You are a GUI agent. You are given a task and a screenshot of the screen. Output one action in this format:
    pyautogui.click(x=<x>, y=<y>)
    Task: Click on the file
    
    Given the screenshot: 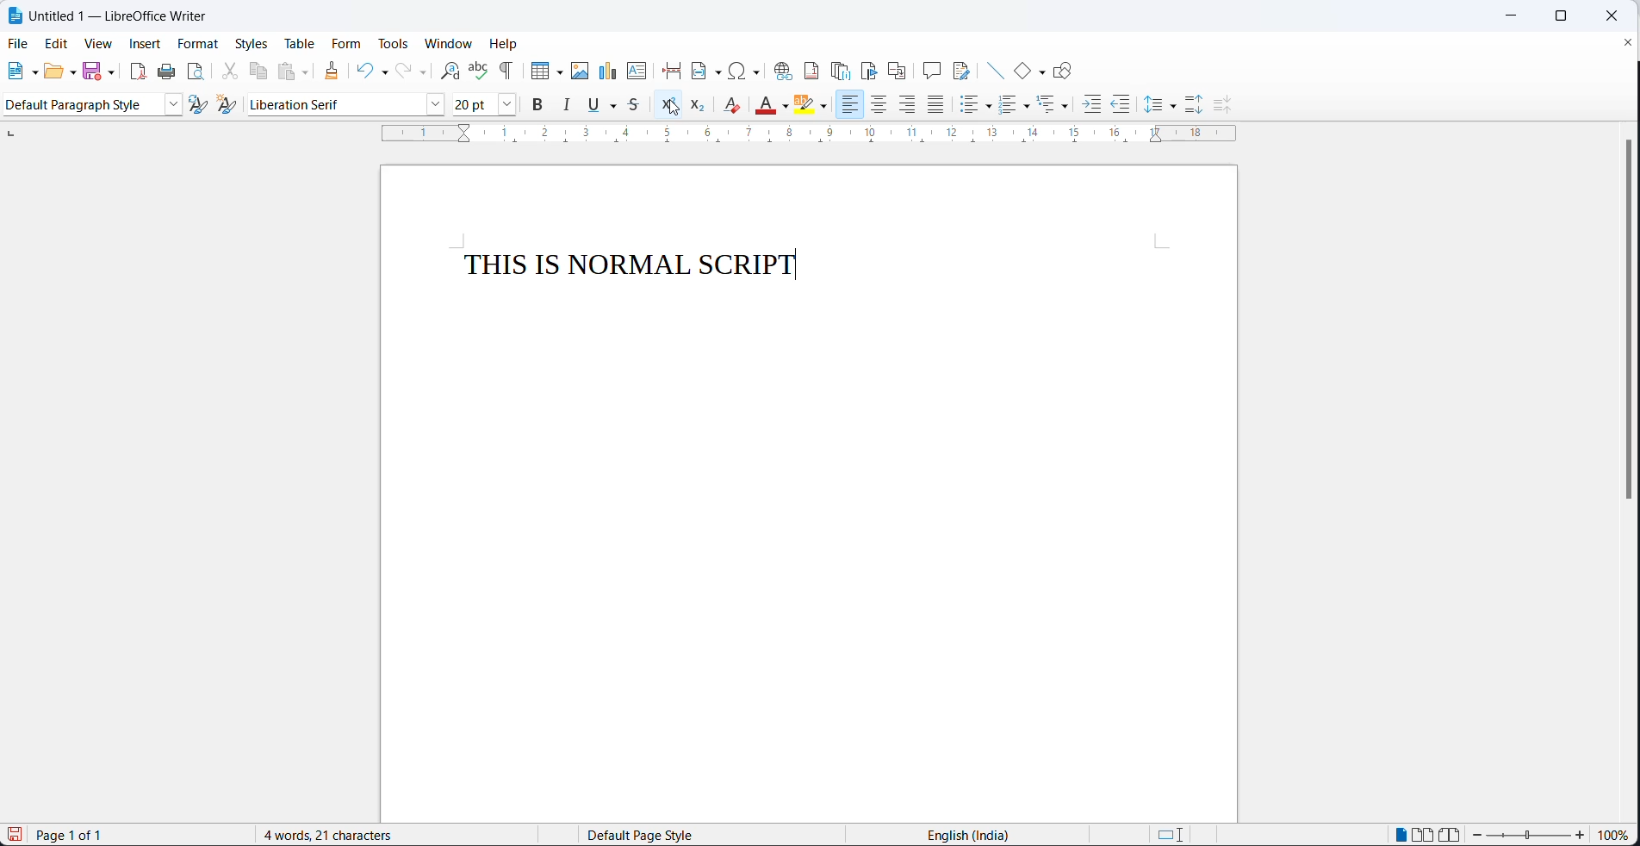 What is the action you would take?
    pyautogui.click(x=20, y=43)
    